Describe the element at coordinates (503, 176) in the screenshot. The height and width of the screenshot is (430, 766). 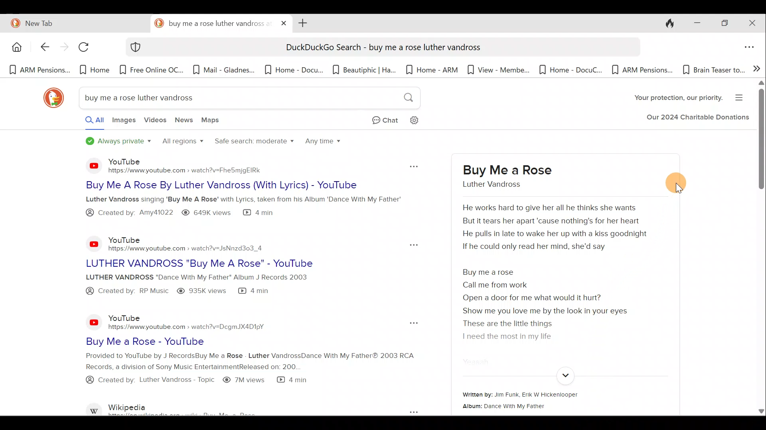
I see `buy me a rose luther vandross` at that location.